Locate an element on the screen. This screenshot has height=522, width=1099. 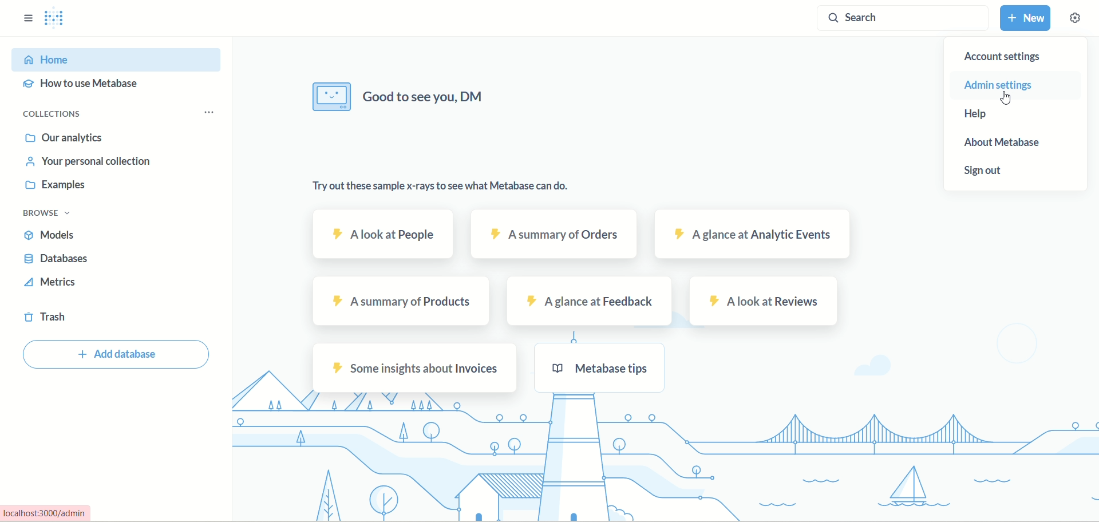
browse is located at coordinates (53, 213).